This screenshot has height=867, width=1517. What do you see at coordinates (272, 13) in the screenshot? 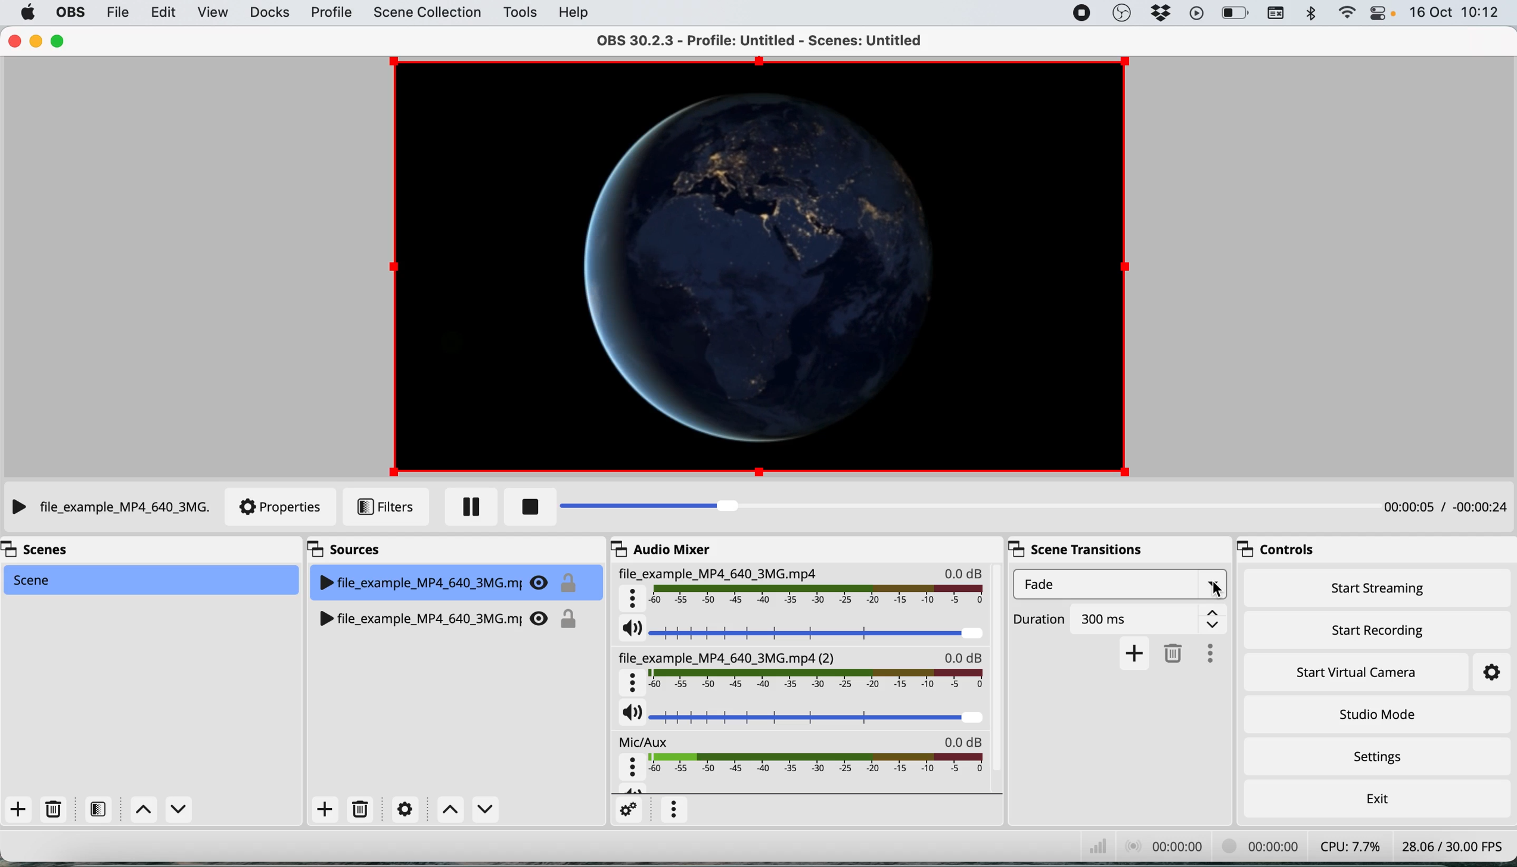
I see `docks` at bounding box center [272, 13].